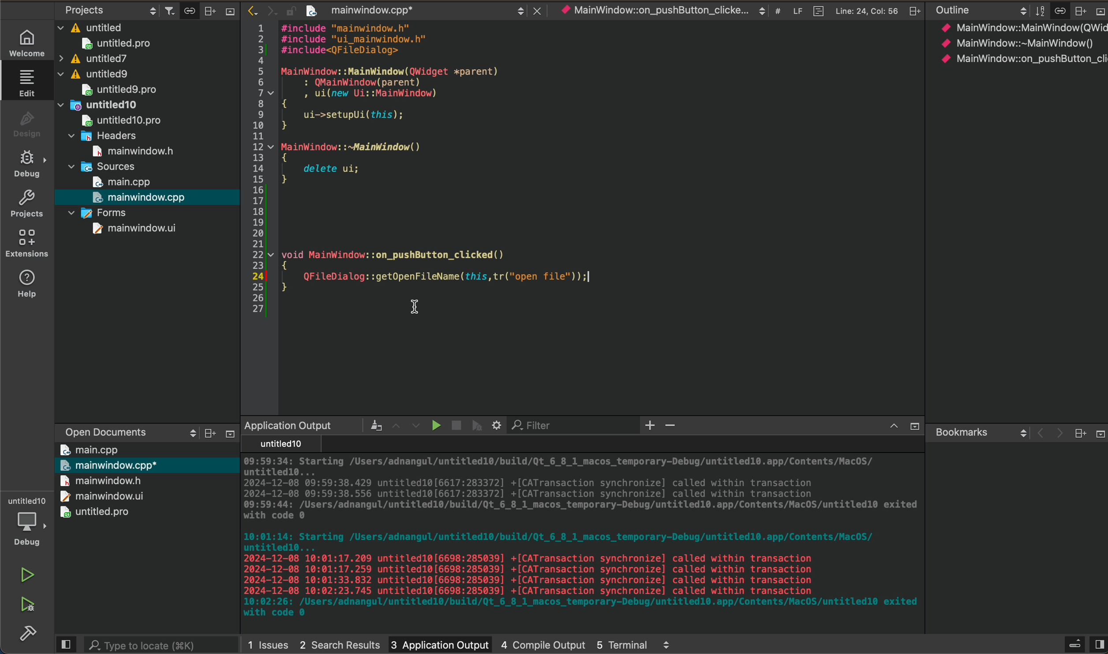 This screenshot has width=1108, height=654. What do you see at coordinates (1098, 640) in the screenshot?
I see `split` at bounding box center [1098, 640].